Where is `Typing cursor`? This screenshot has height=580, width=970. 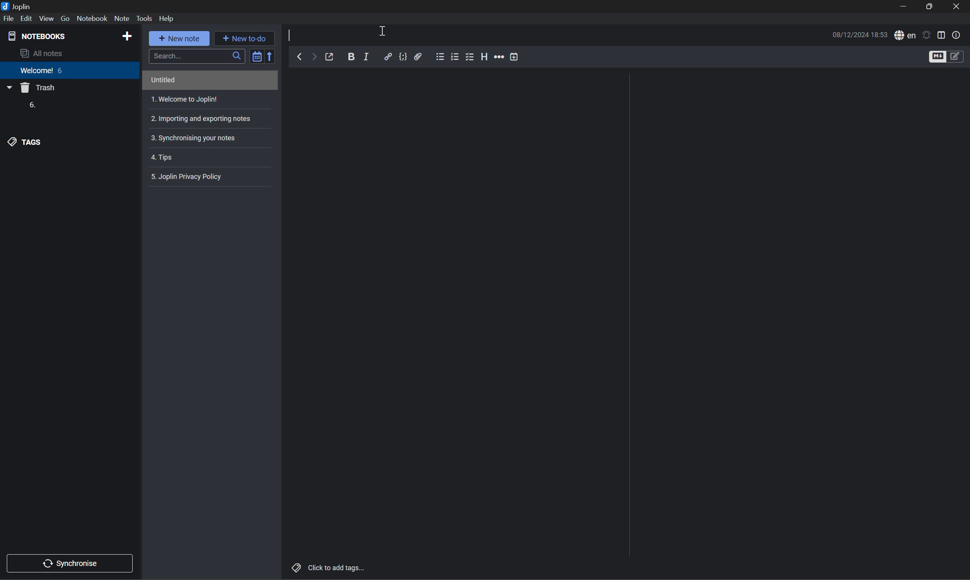 Typing cursor is located at coordinates (291, 34).